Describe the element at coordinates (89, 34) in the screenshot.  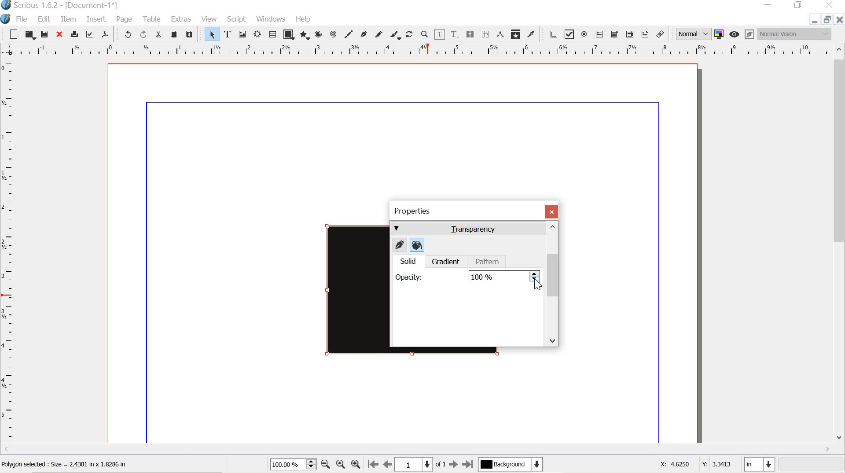
I see `preflight verifier` at that location.